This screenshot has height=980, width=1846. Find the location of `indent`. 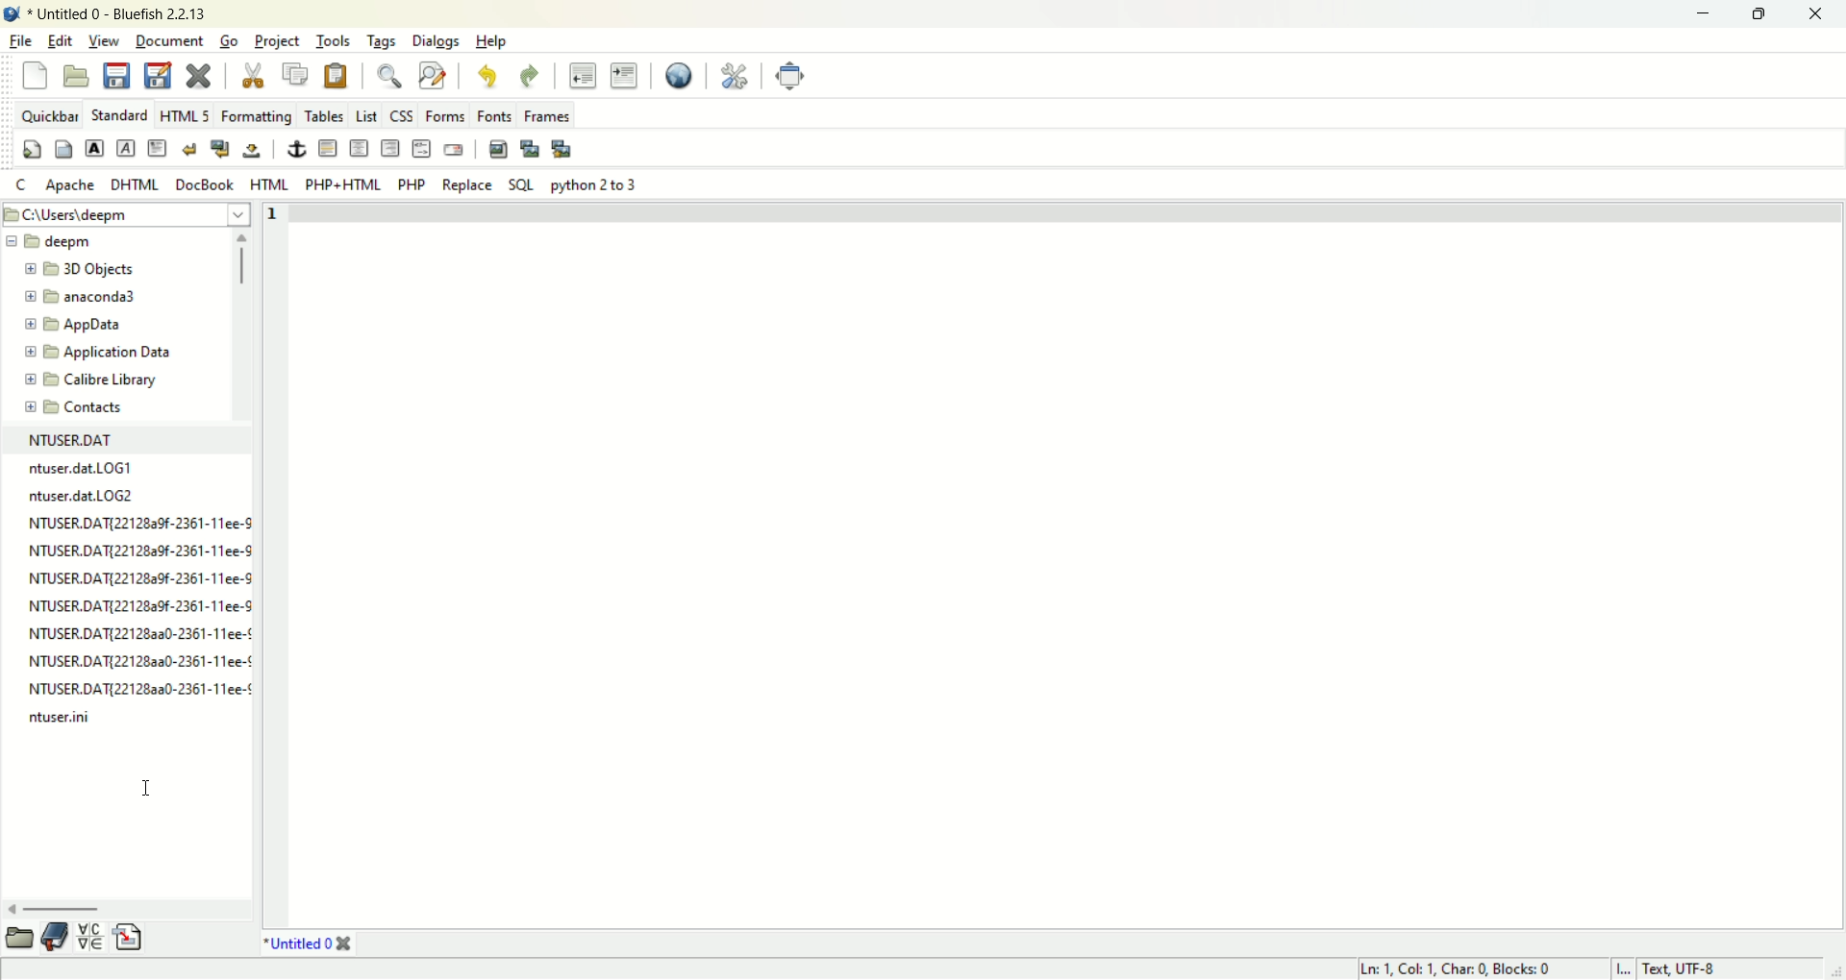

indent is located at coordinates (624, 76).